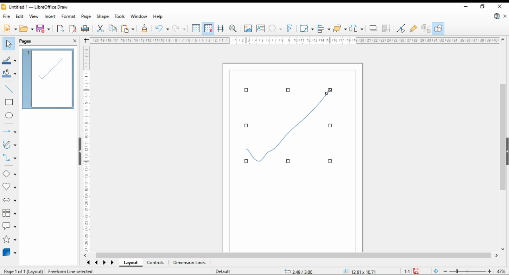 The image size is (509, 275). I want to click on insert, so click(50, 16).